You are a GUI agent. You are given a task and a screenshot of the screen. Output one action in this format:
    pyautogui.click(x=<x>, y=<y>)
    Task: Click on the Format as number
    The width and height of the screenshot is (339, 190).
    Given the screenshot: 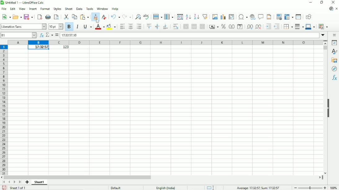 What is the action you would take?
    pyautogui.click(x=232, y=27)
    